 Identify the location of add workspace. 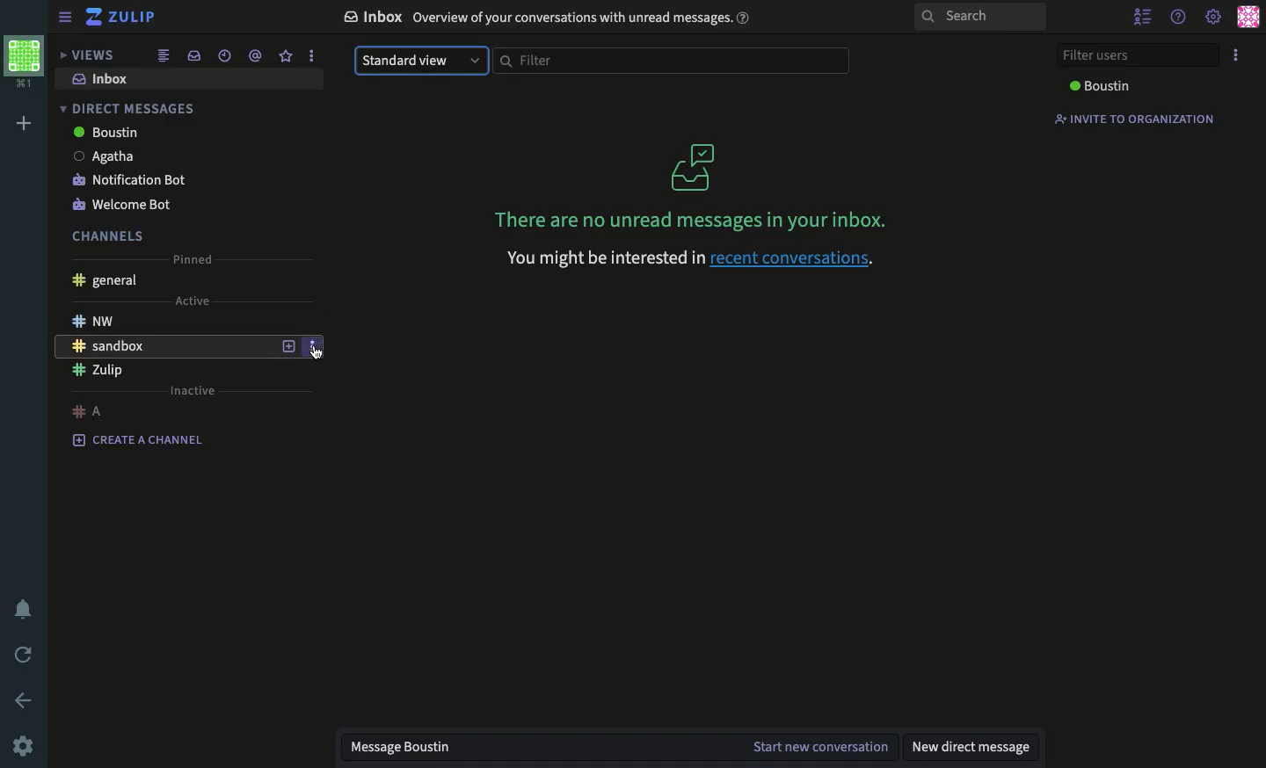
(21, 123).